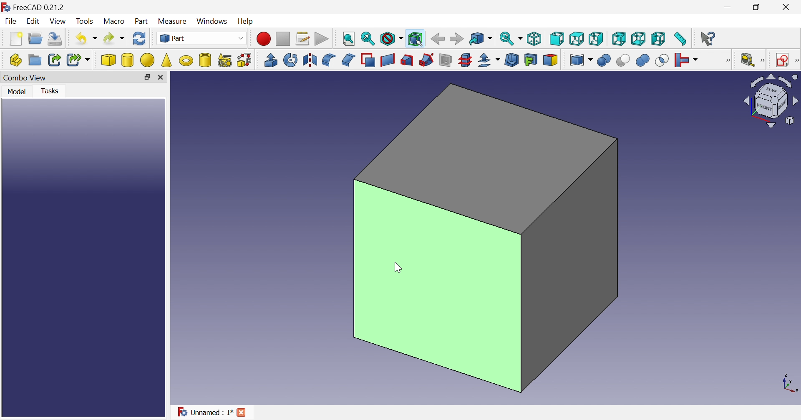 The image size is (801, 420). Describe the element at coordinates (398, 268) in the screenshot. I see `cursor` at that location.